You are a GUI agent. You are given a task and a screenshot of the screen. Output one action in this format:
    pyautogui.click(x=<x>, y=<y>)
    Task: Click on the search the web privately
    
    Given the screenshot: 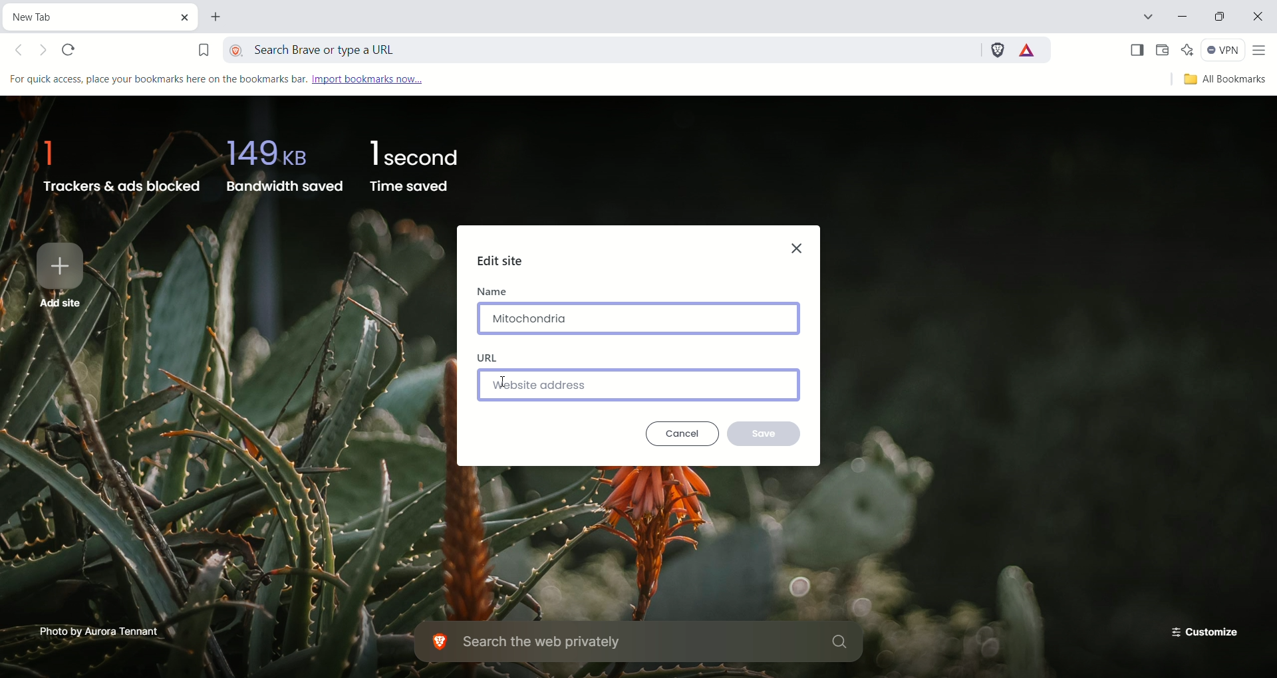 What is the action you would take?
    pyautogui.click(x=642, y=643)
    